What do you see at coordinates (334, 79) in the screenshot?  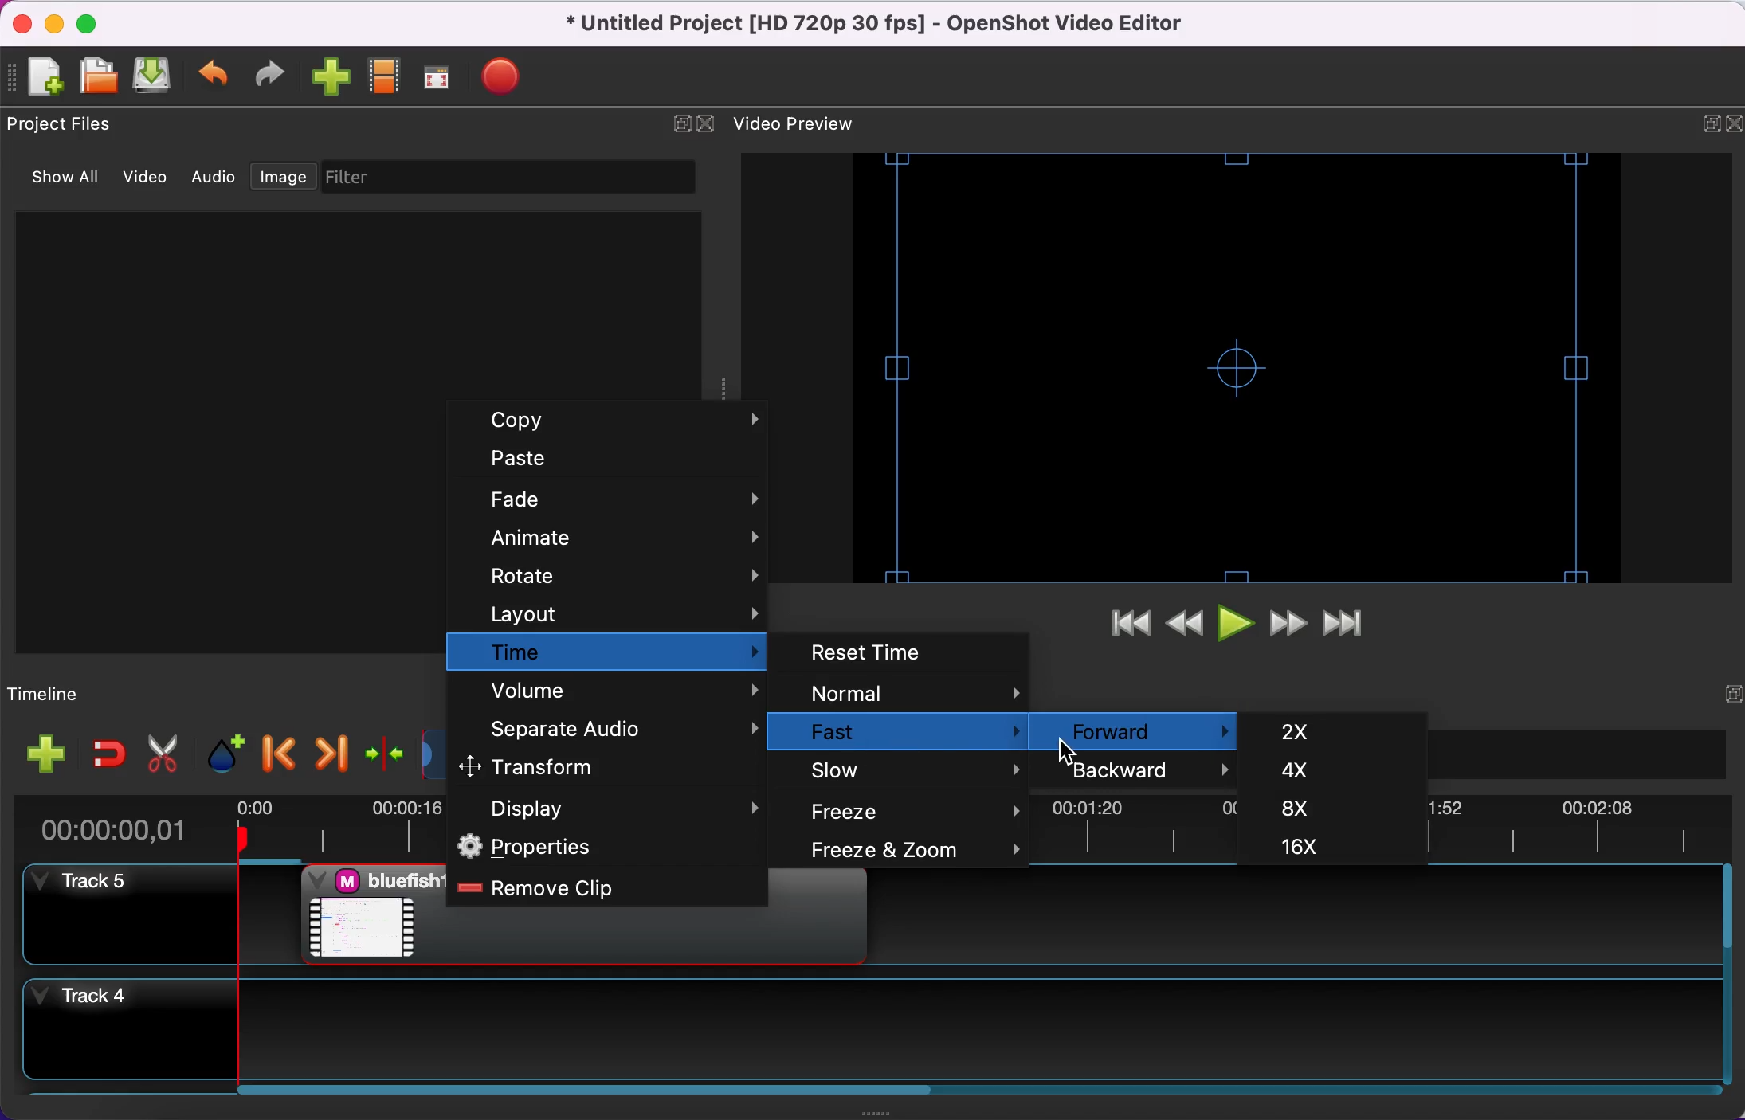 I see `import file` at bounding box center [334, 79].